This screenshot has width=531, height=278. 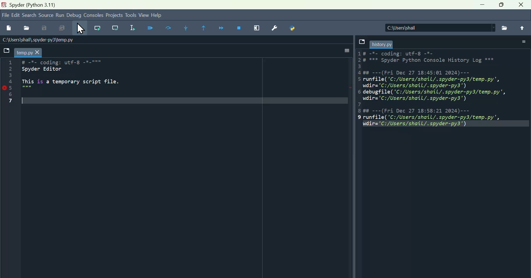 I want to click on Name of the file, so click(x=69, y=40).